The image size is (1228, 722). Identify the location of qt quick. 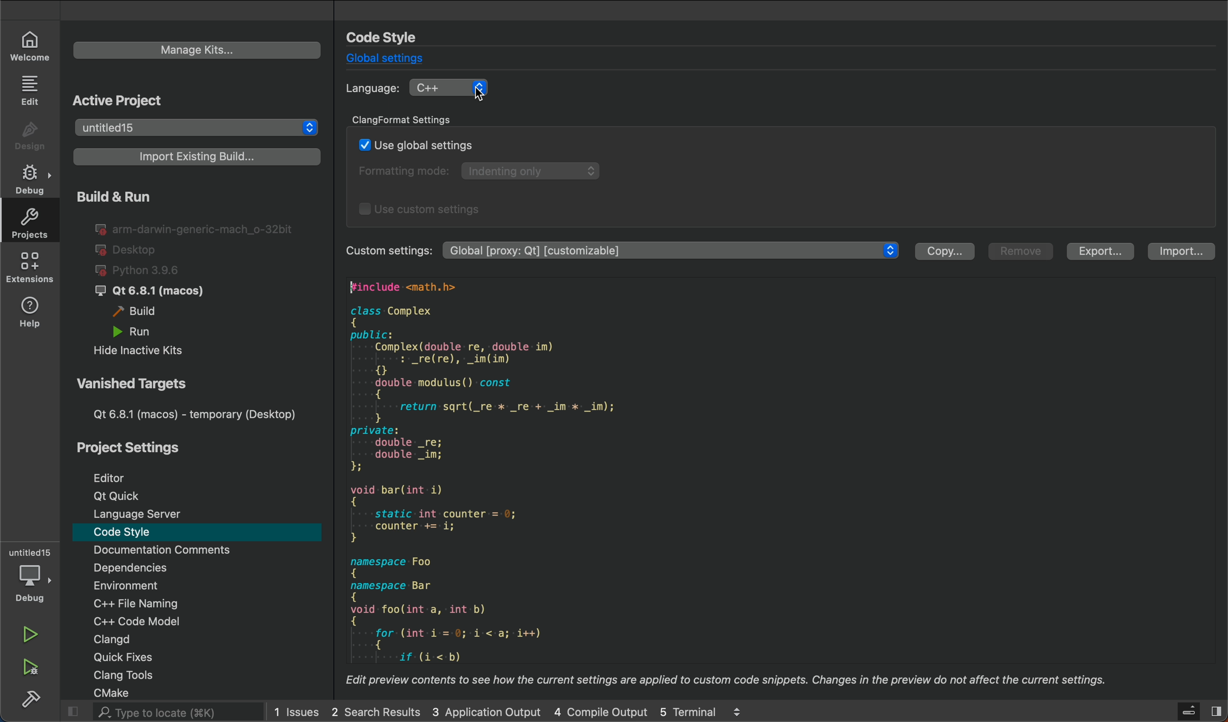
(115, 496).